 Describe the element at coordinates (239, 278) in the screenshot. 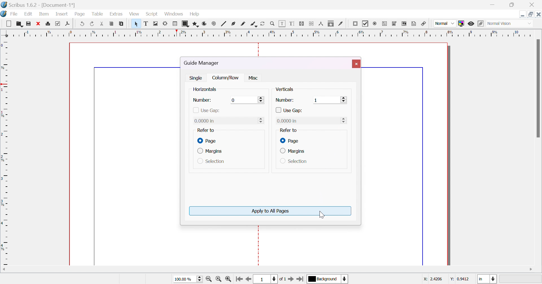

I see `go to first page` at that location.